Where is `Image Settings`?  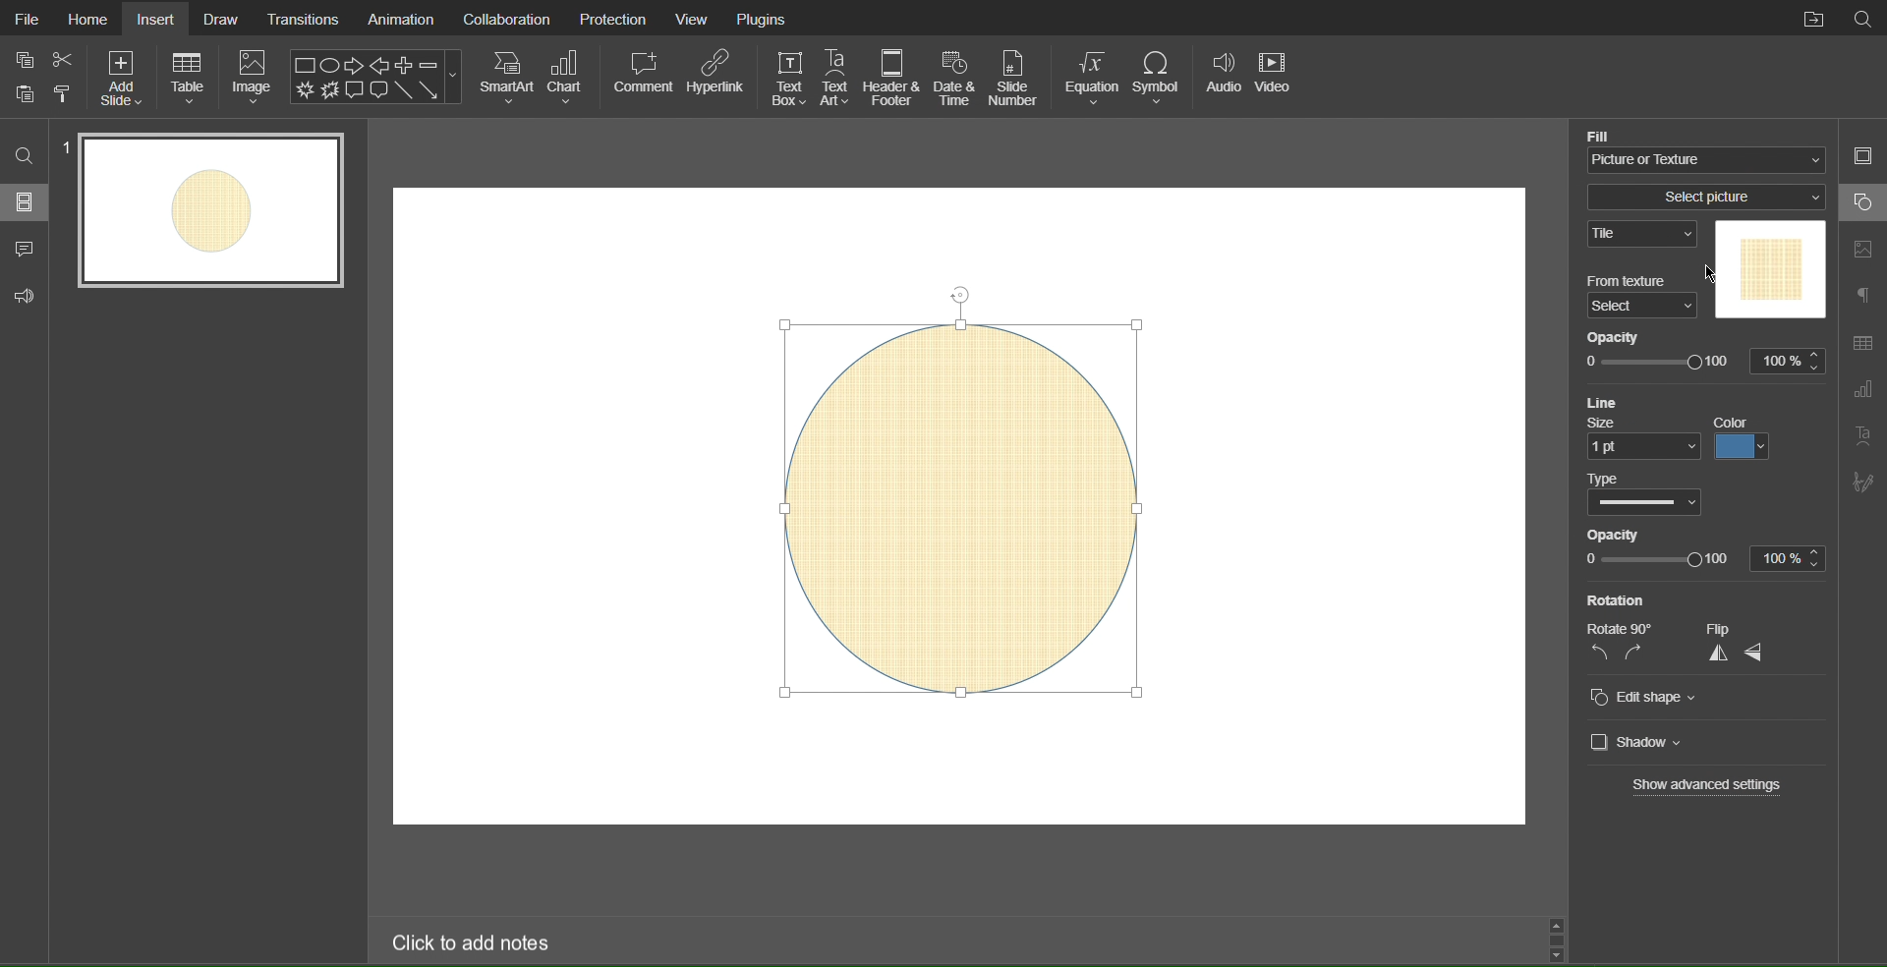
Image Settings is located at coordinates (1859, 249).